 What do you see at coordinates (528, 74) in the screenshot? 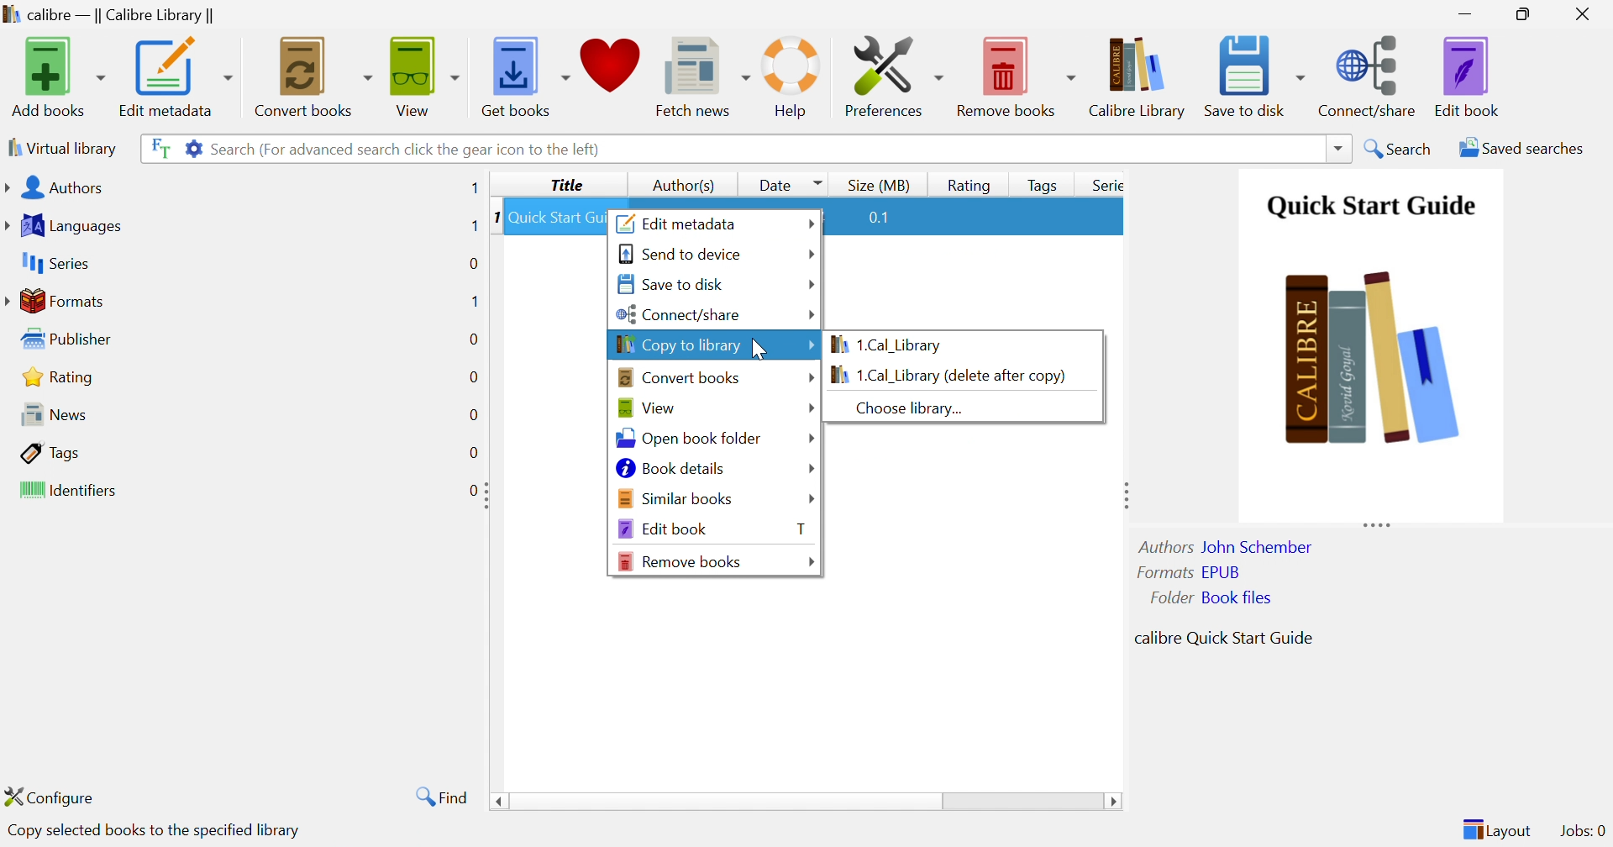
I see `Get books` at bounding box center [528, 74].